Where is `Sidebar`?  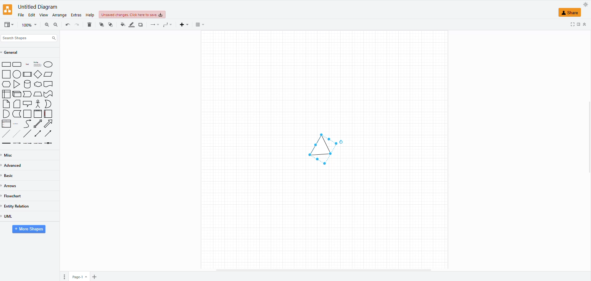
Sidebar is located at coordinates (48, 114).